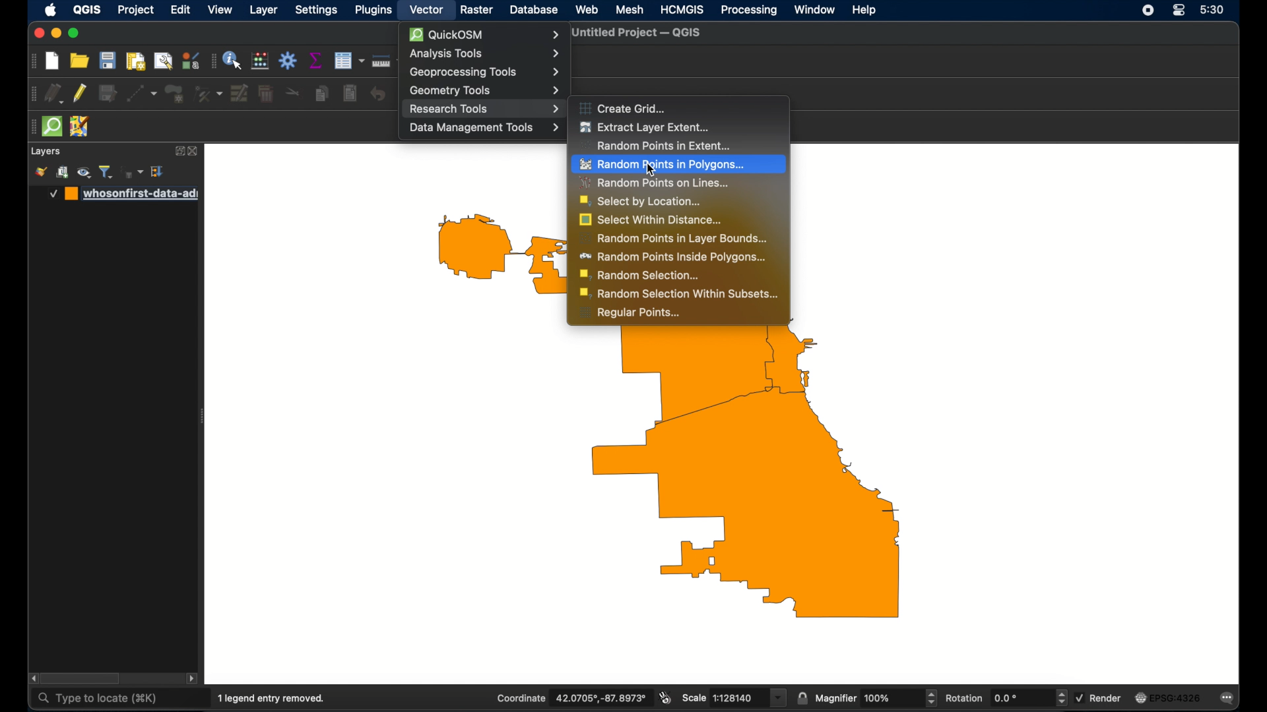 The height and width of the screenshot is (712, 1267). What do you see at coordinates (876, 698) in the screenshot?
I see `magnifier` at bounding box center [876, 698].